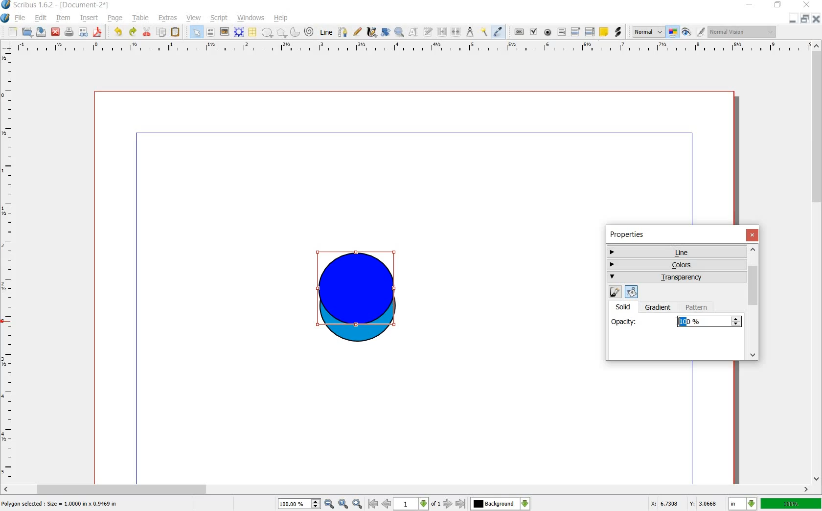  I want to click on normal vision, so click(742, 32).